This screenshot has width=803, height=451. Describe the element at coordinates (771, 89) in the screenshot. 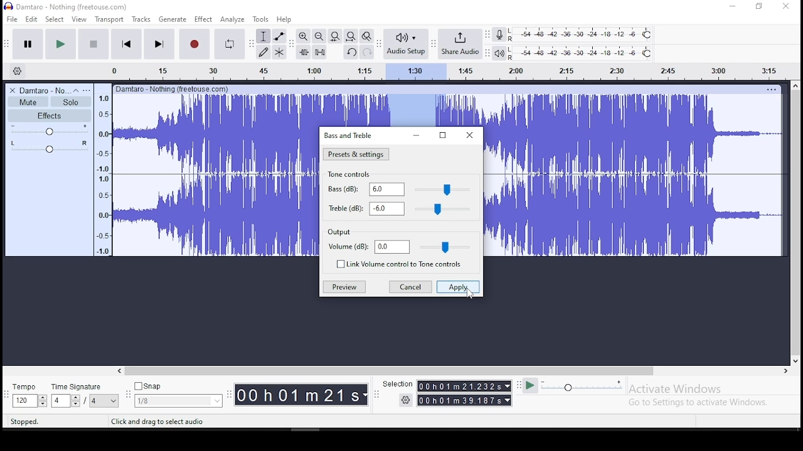

I see `` at that location.